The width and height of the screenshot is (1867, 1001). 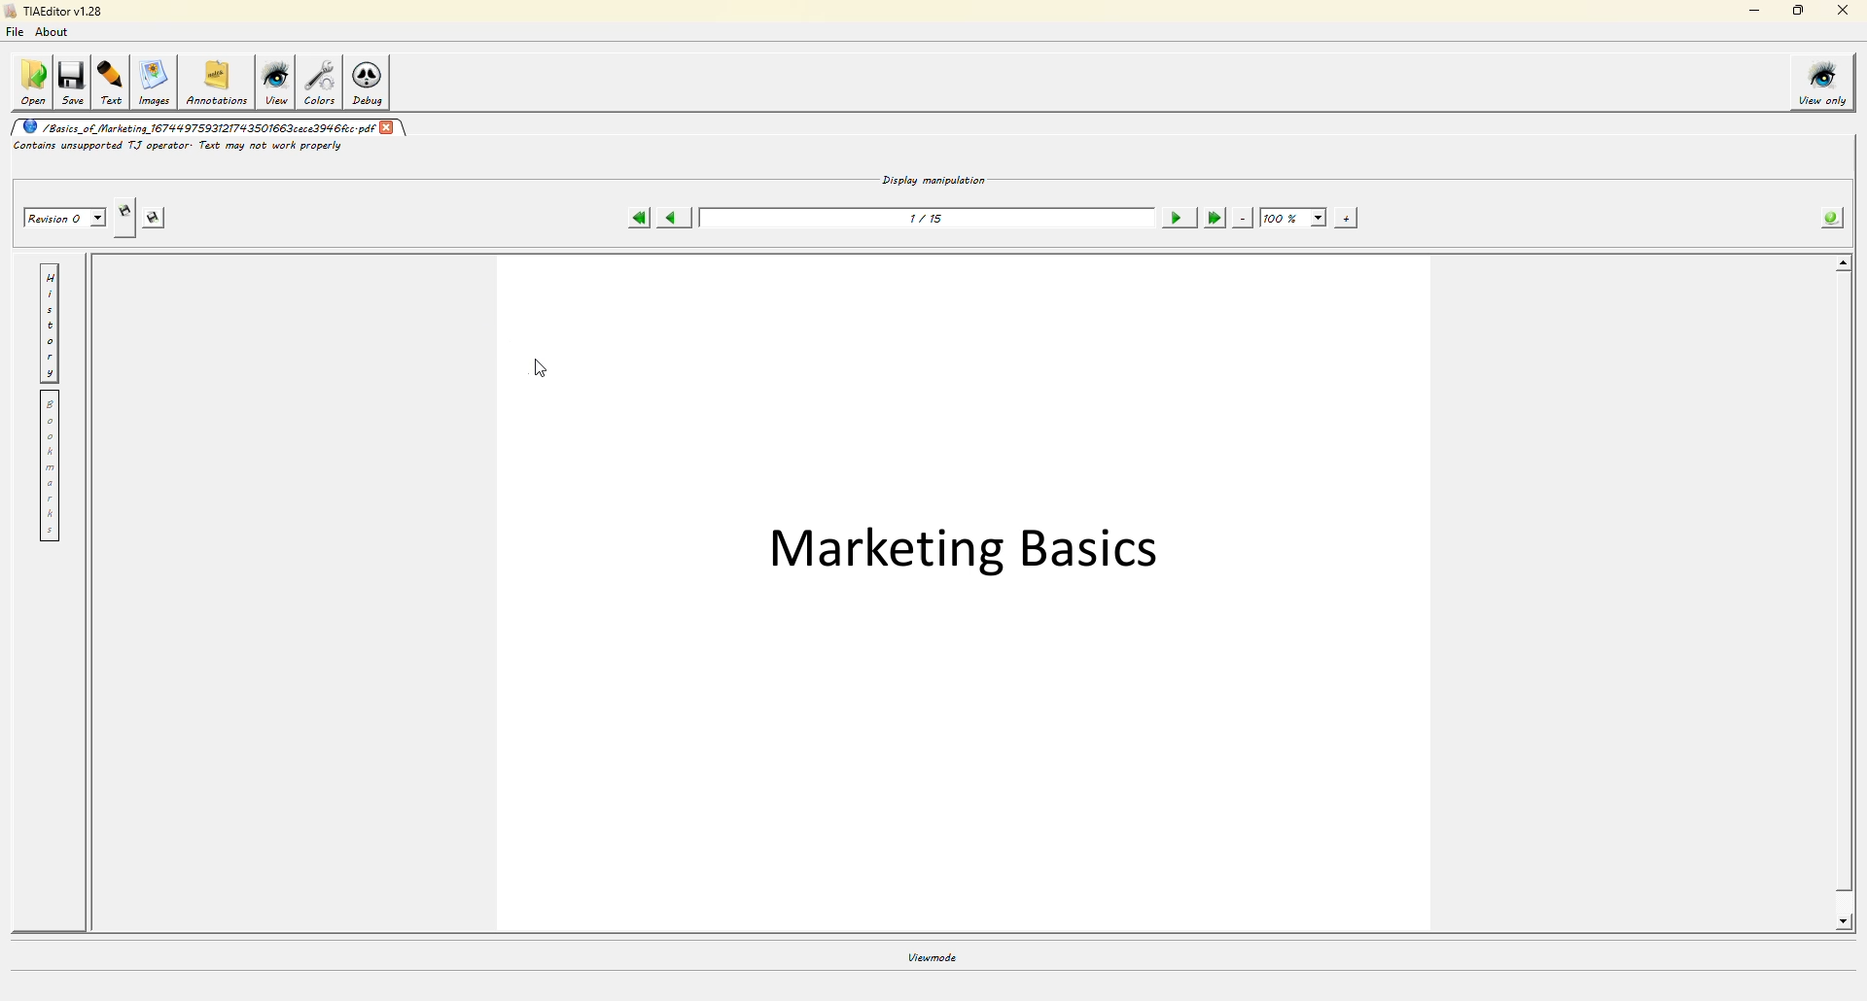 What do you see at coordinates (125, 212) in the screenshot?
I see `creates new revision` at bounding box center [125, 212].